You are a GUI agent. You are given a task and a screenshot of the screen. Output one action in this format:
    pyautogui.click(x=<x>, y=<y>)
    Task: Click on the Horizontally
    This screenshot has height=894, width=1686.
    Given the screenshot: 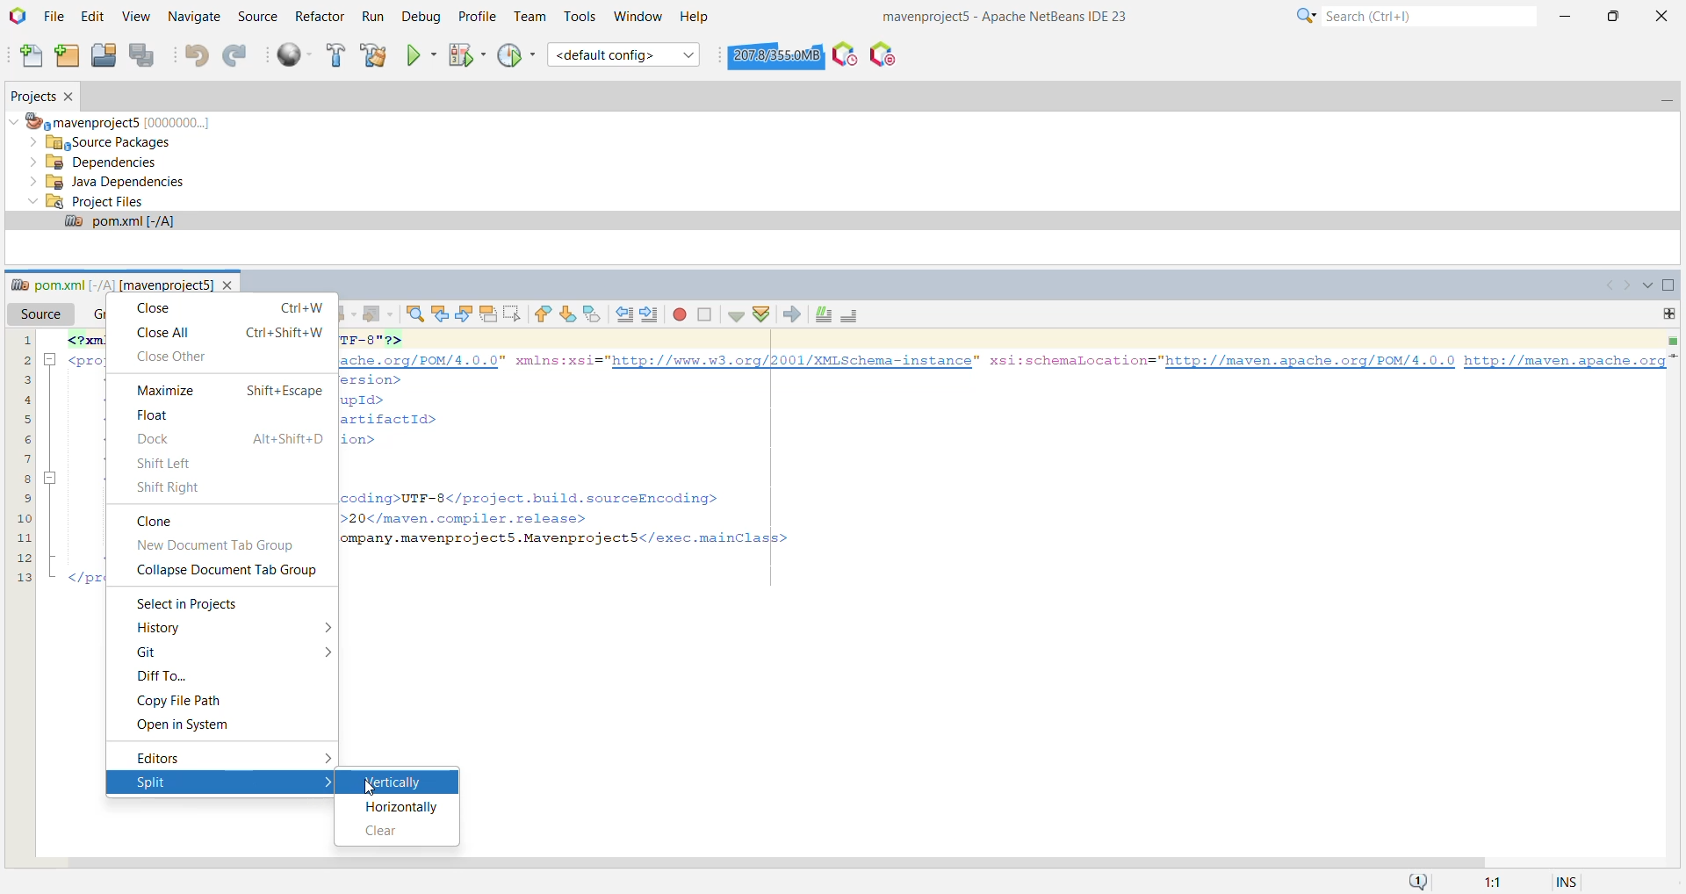 What is the action you would take?
    pyautogui.click(x=404, y=808)
    